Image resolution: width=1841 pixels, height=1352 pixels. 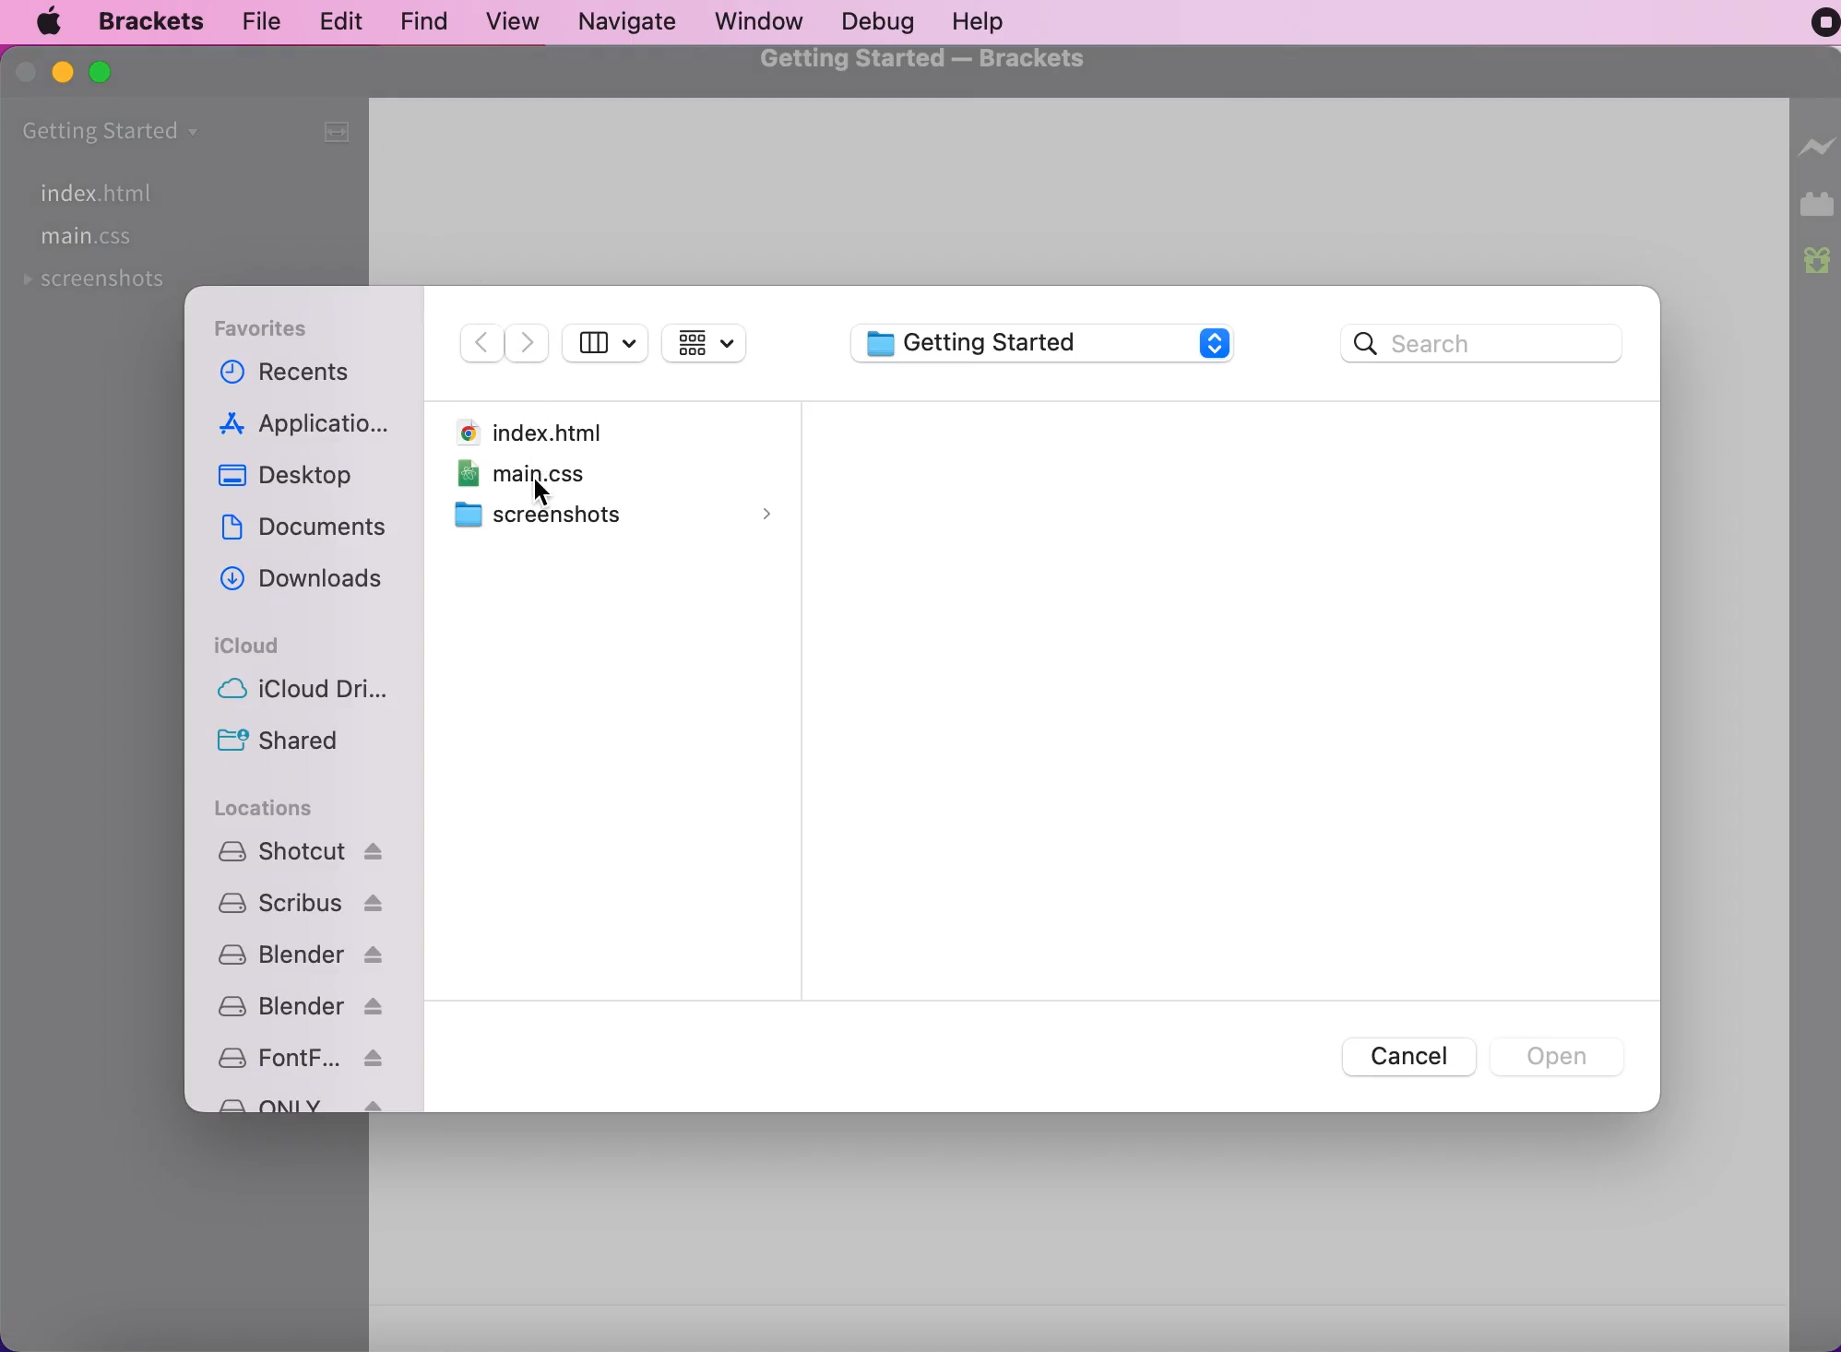 I want to click on maximize, so click(x=110, y=78).